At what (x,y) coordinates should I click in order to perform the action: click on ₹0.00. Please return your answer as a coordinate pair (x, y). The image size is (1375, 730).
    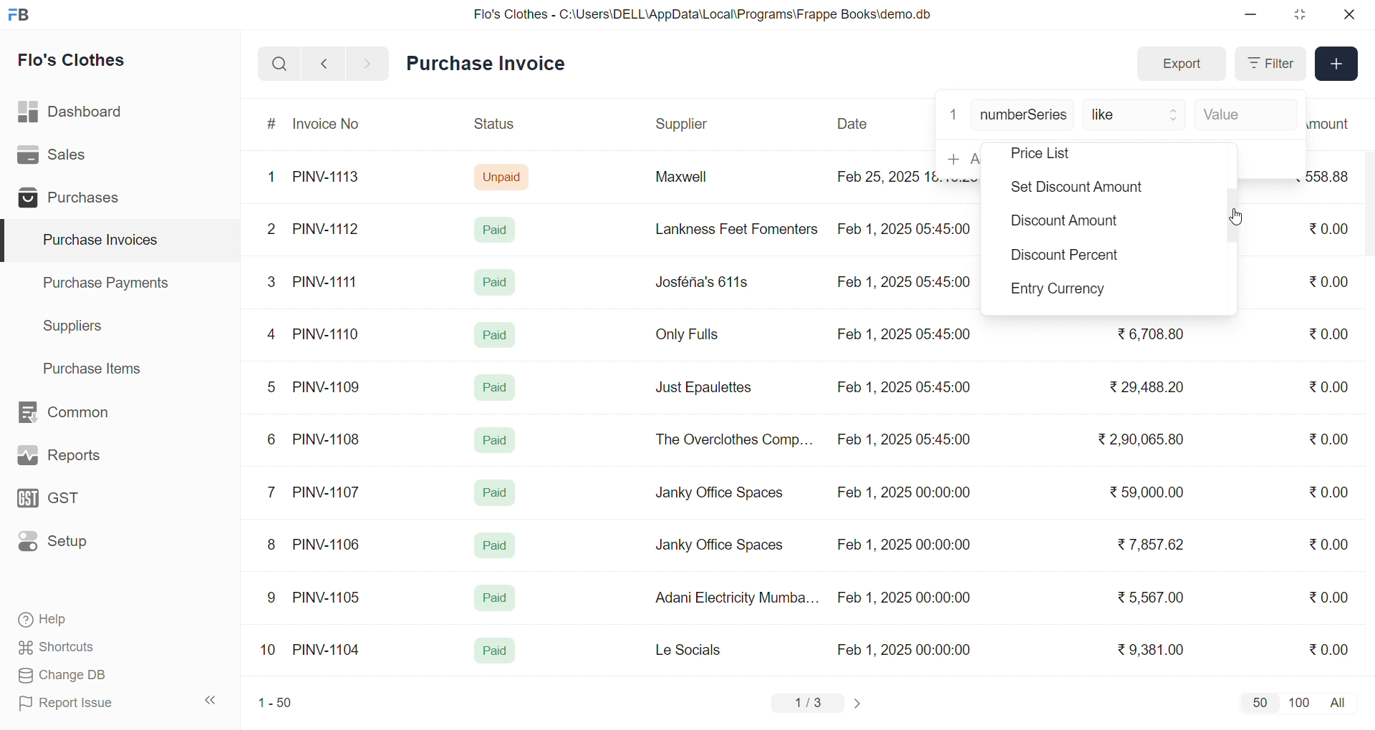
    Looking at the image, I should click on (1328, 334).